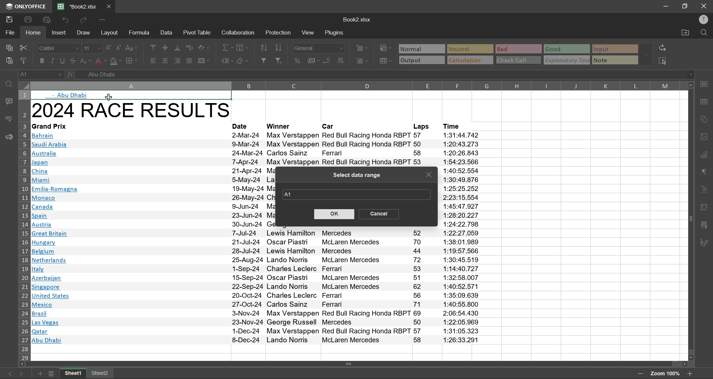 The image size is (713, 379). Describe the element at coordinates (29, 19) in the screenshot. I see `print` at that location.